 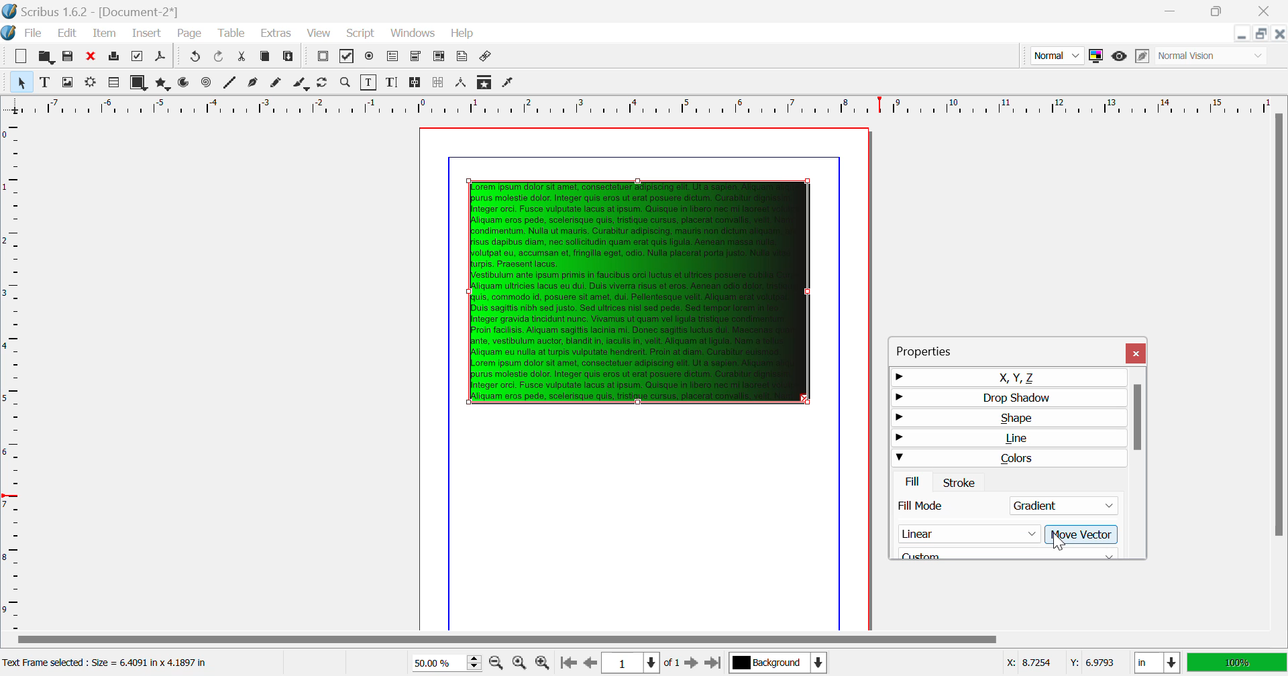 I want to click on Cut, so click(x=243, y=58).